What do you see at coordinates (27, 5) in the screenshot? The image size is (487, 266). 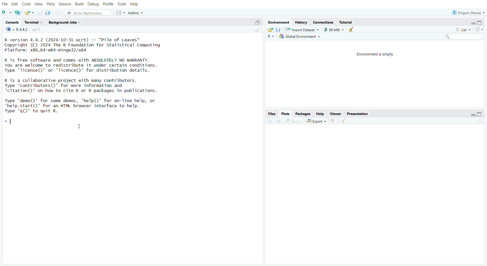 I see `code` at bounding box center [27, 5].